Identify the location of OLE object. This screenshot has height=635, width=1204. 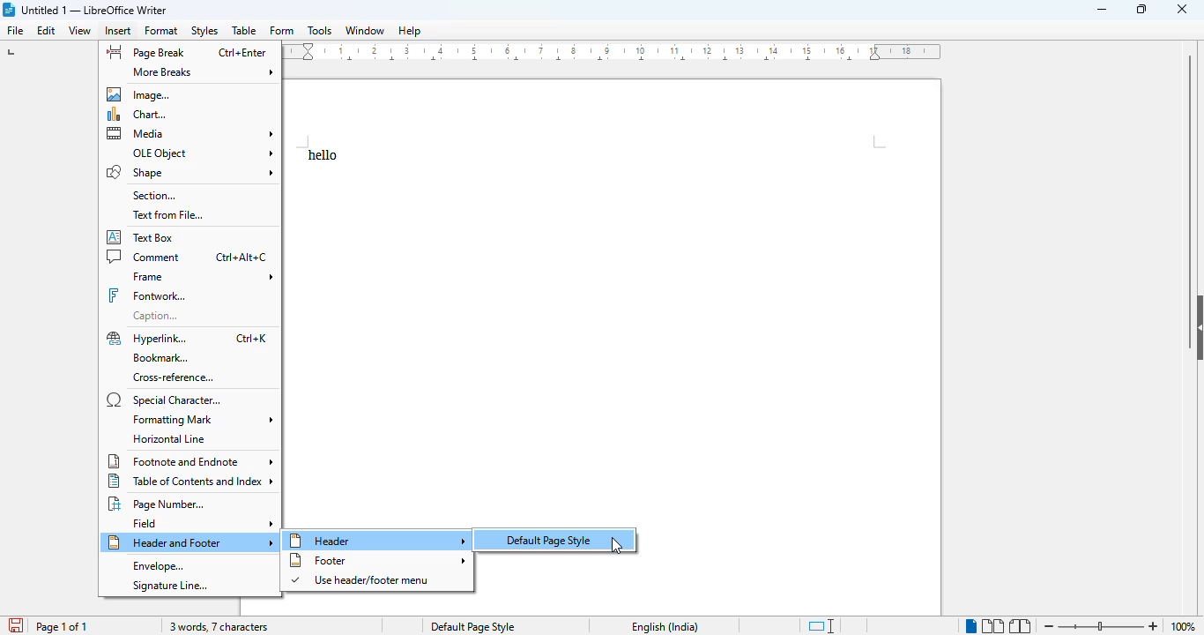
(202, 152).